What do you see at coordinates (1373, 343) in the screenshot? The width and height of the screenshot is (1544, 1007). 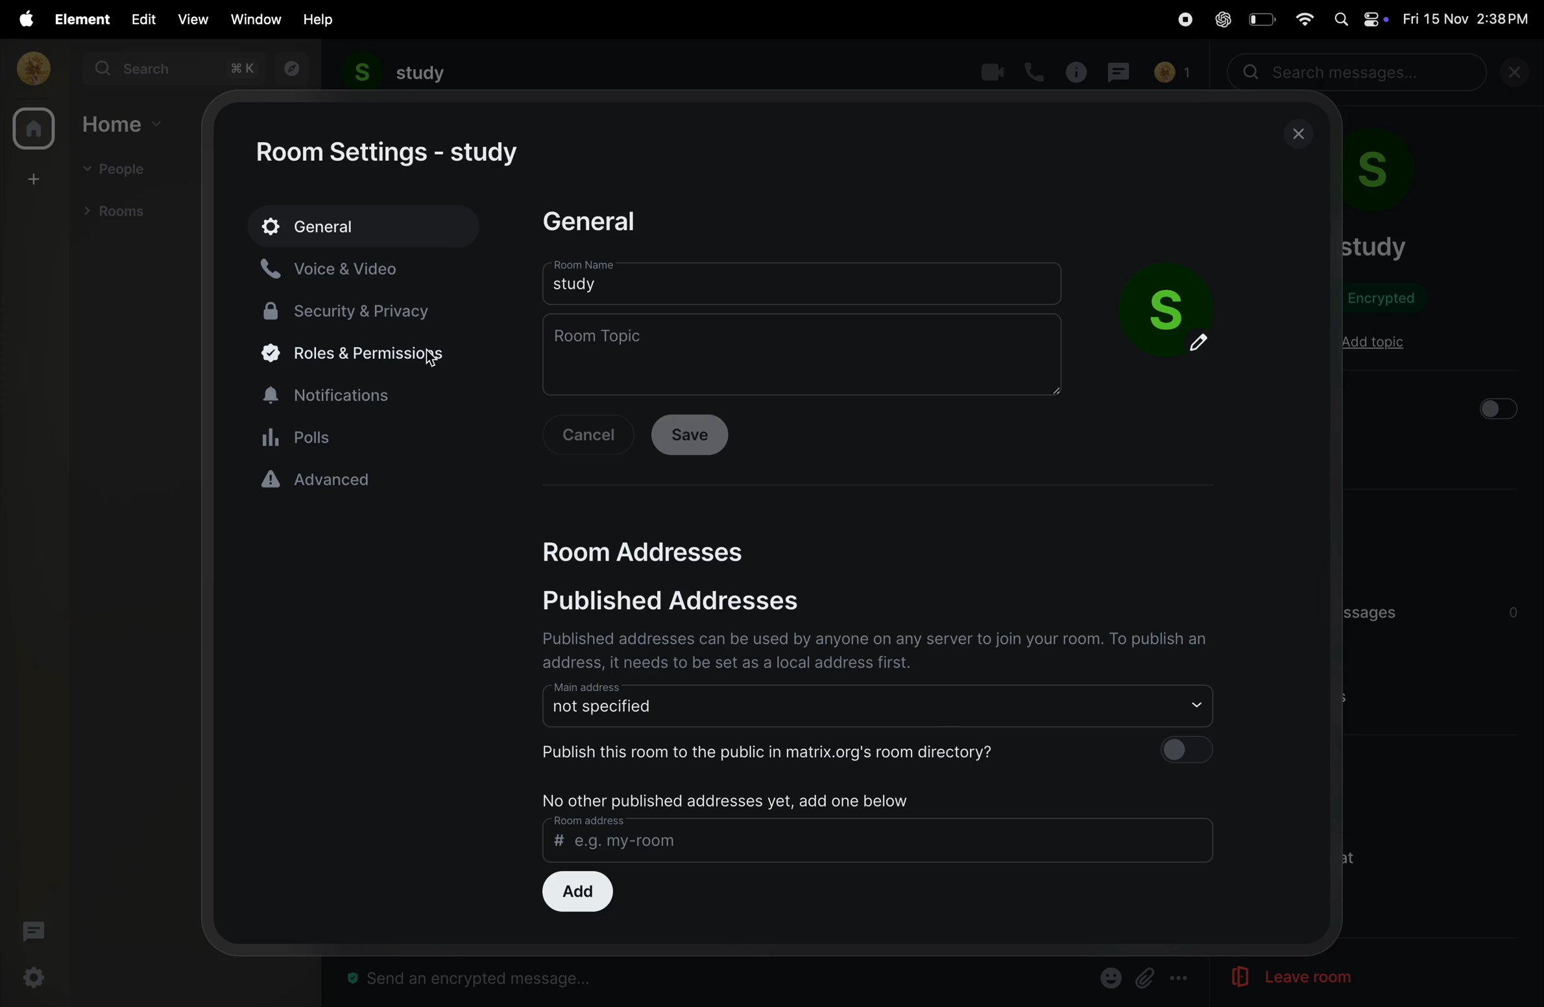 I see `add topic` at bounding box center [1373, 343].